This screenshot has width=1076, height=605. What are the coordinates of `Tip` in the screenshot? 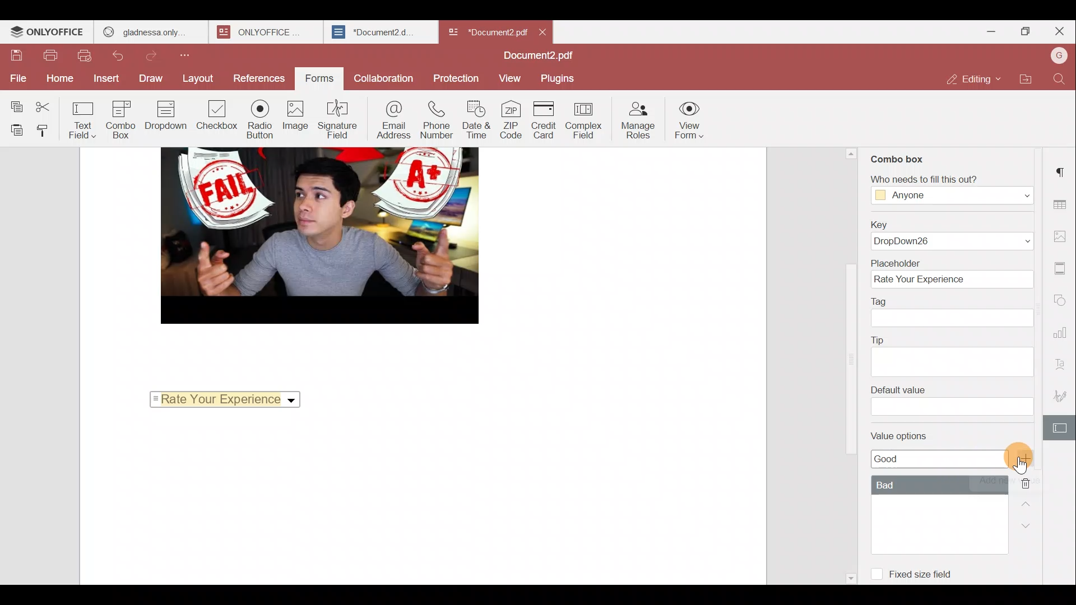 It's located at (953, 354).